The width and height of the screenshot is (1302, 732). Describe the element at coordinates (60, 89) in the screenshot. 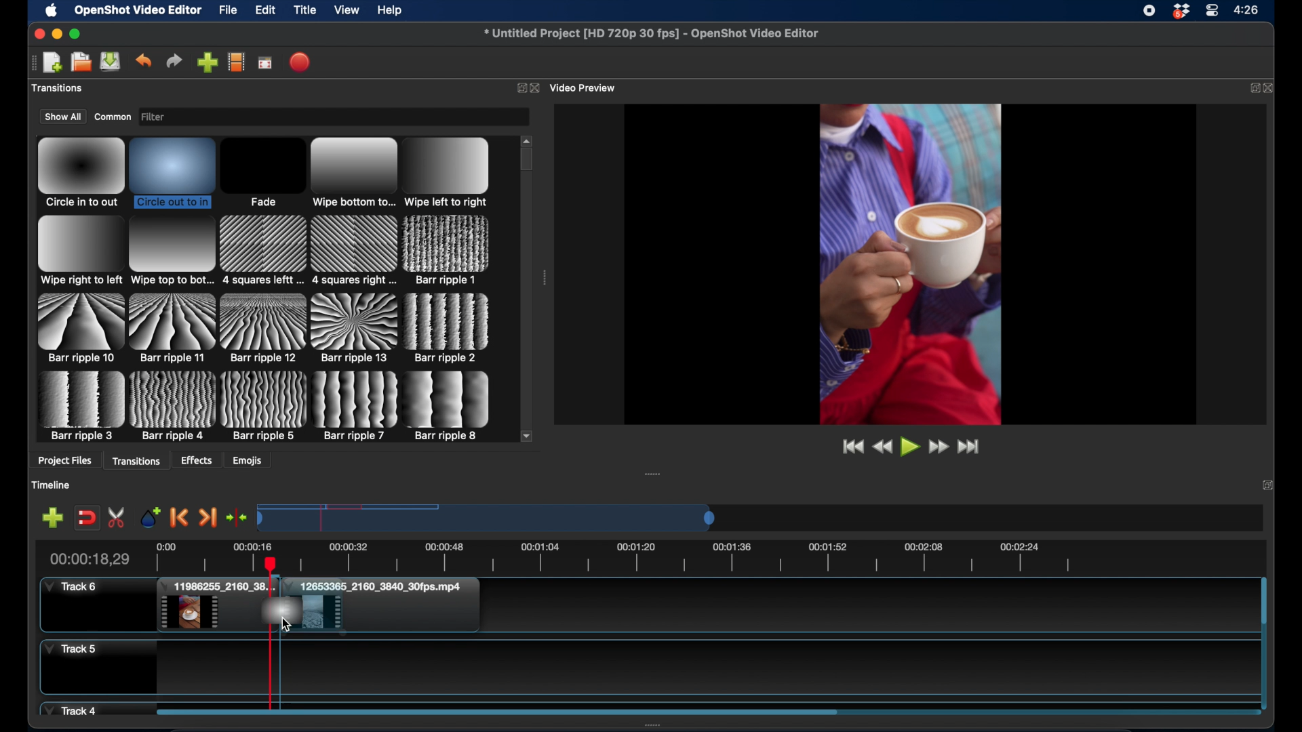

I see `project files` at that location.